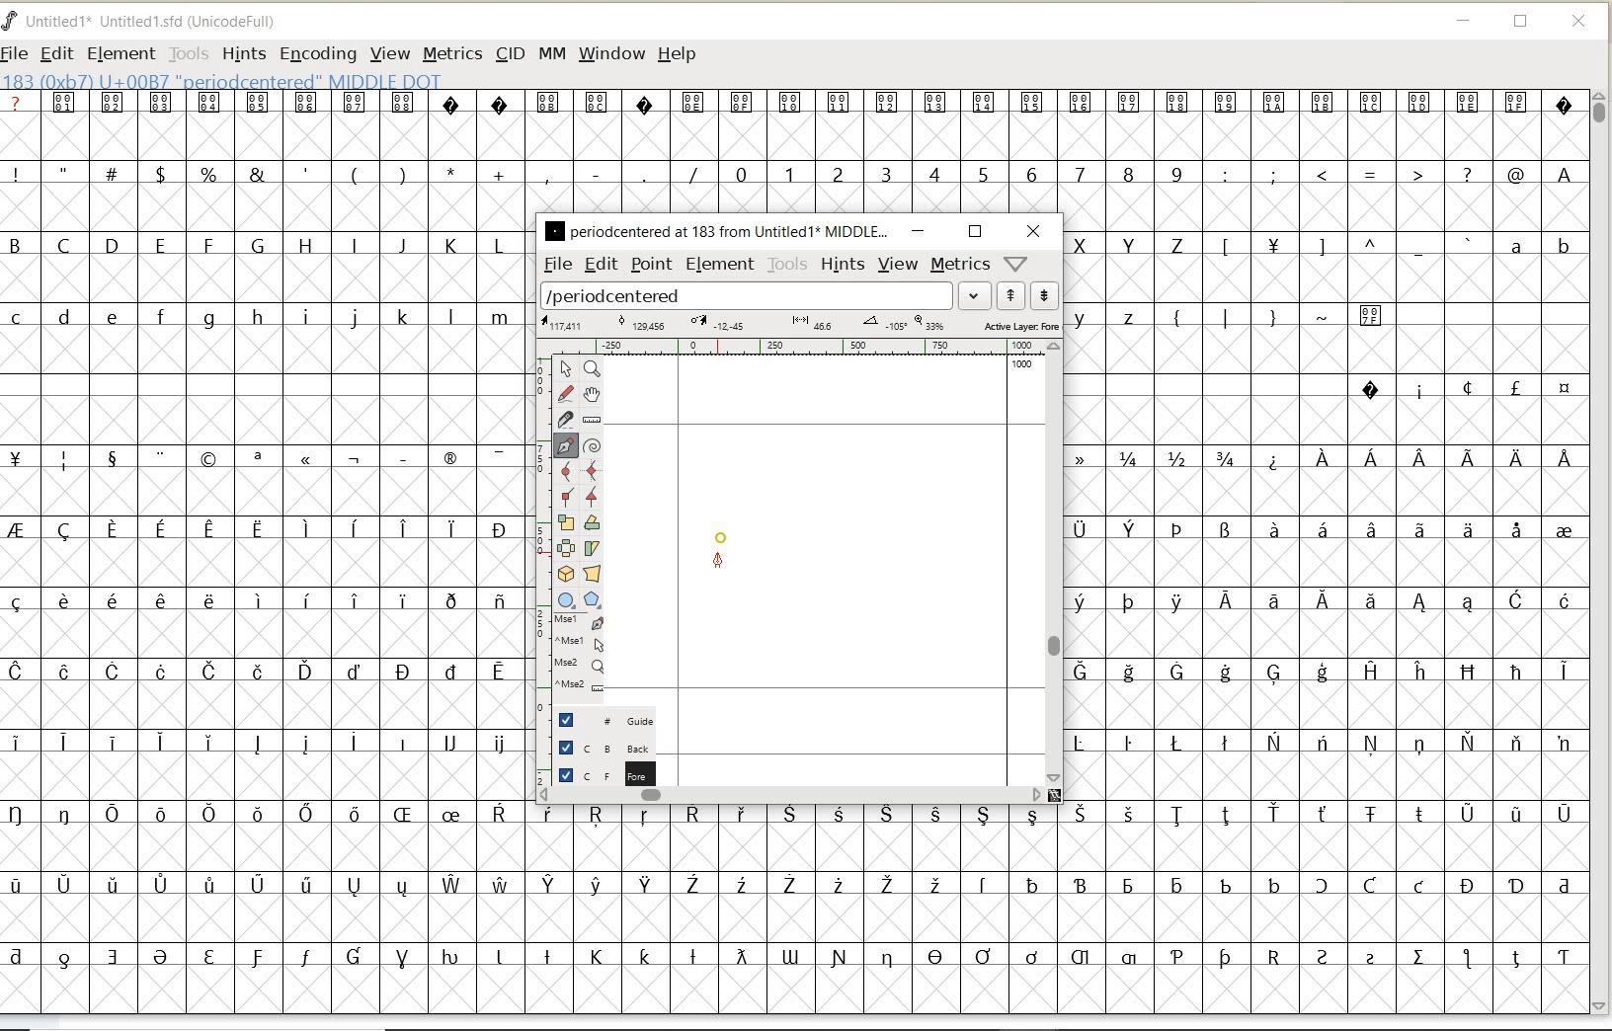 Image resolution: width=1612 pixels, height=1031 pixels. What do you see at coordinates (1014, 264) in the screenshot?
I see `help/window` at bounding box center [1014, 264].